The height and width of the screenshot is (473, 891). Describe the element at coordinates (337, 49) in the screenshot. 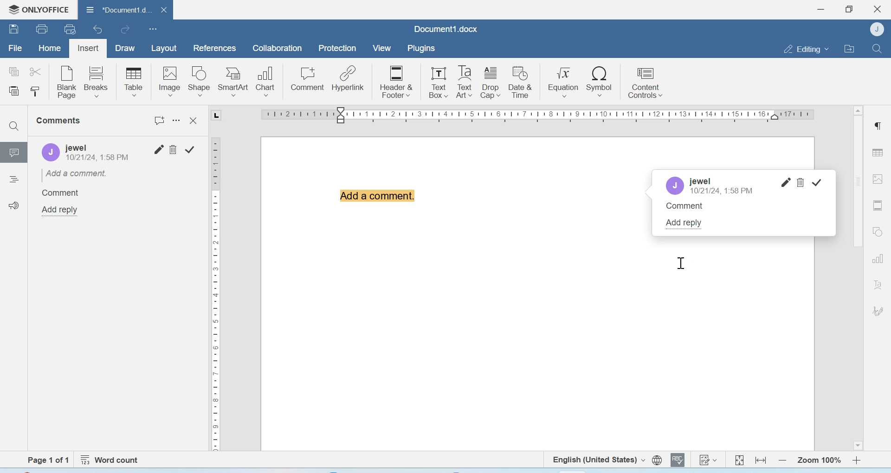

I see `Protection` at that location.